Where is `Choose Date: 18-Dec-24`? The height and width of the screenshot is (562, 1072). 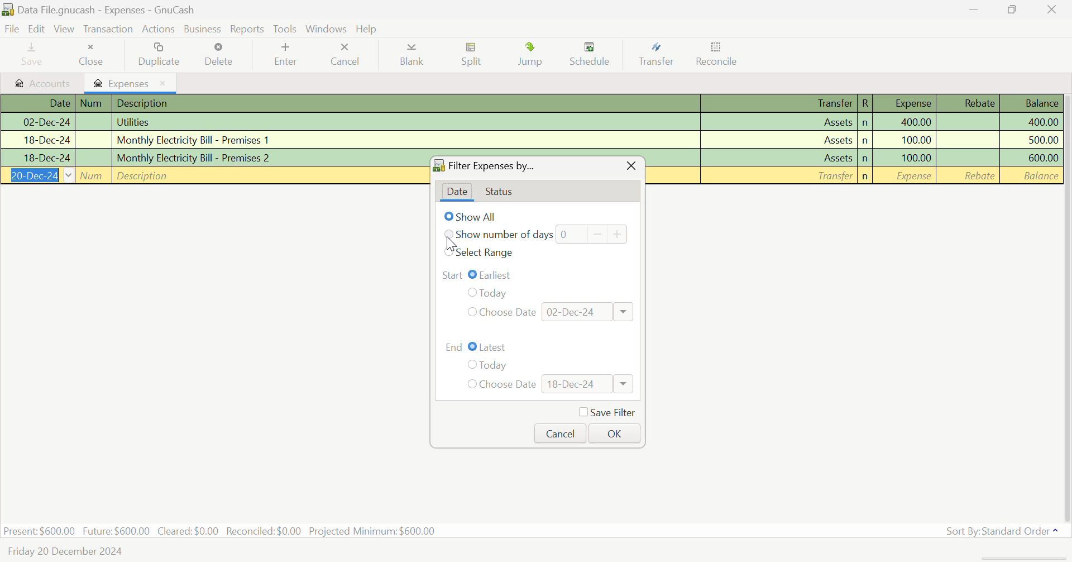
Choose Date: 18-Dec-24 is located at coordinates (550, 384).